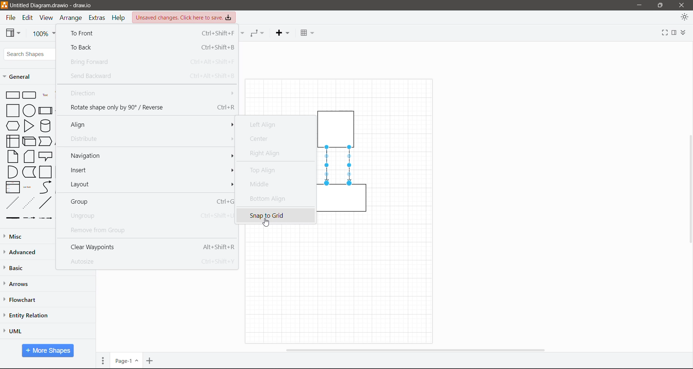  I want to click on Left Align, so click(266, 125).